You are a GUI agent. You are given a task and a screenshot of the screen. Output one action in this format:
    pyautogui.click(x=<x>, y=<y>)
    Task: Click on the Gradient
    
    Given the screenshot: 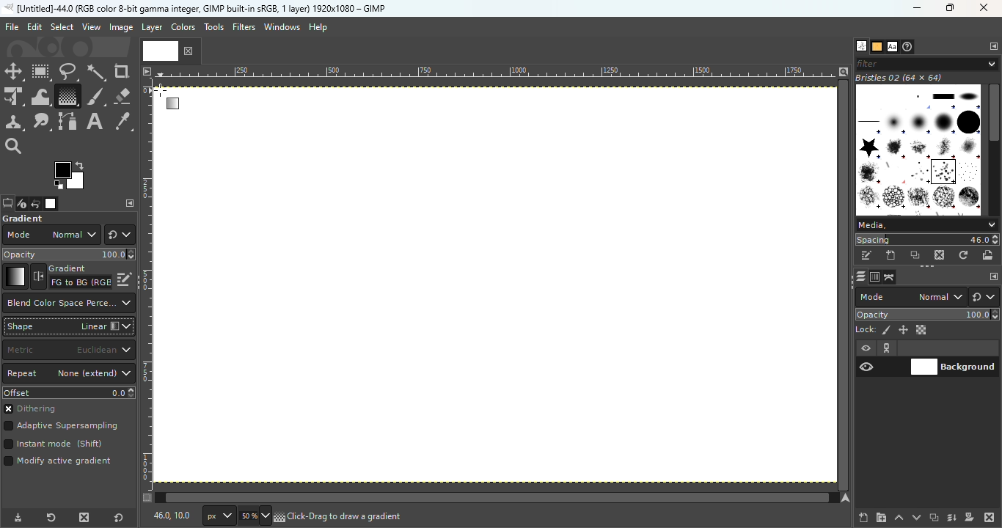 What is the action you would take?
    pyautogui.click(x=15, y=276)
    